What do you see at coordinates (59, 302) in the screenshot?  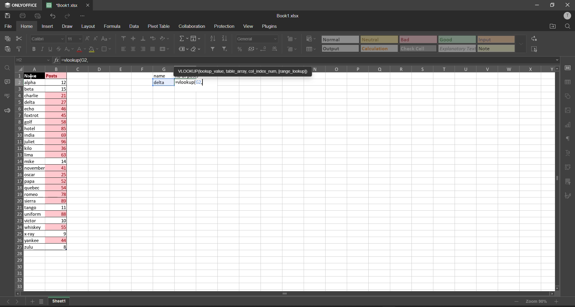 I see `sheet1` at bounding box center [59, 302].